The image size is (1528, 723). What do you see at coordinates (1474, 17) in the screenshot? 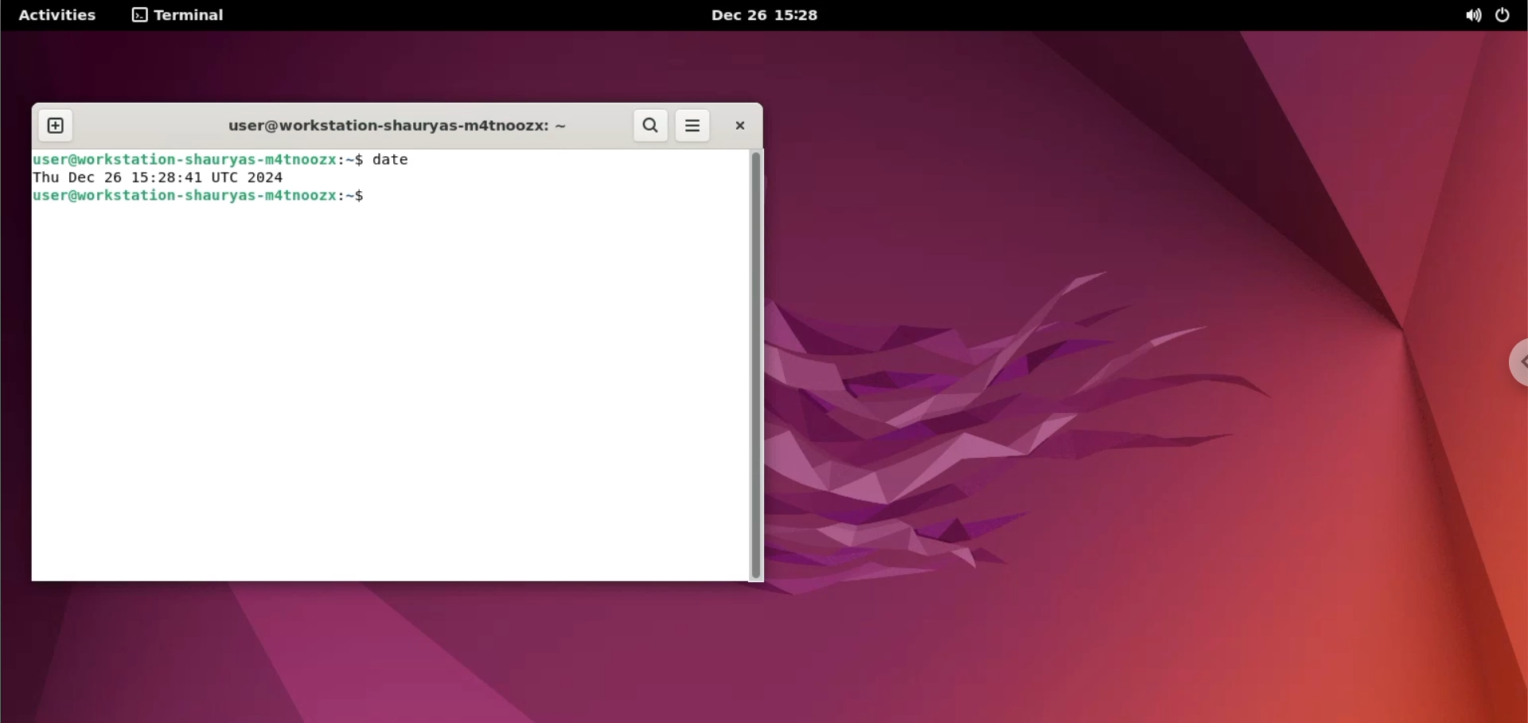
I see `sound options` at bounding box center [1474, 17].